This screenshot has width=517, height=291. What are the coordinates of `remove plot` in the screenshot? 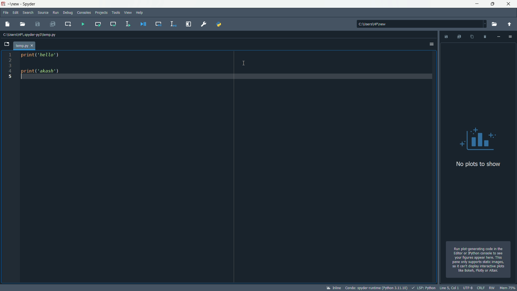 It's located at (484, 37).